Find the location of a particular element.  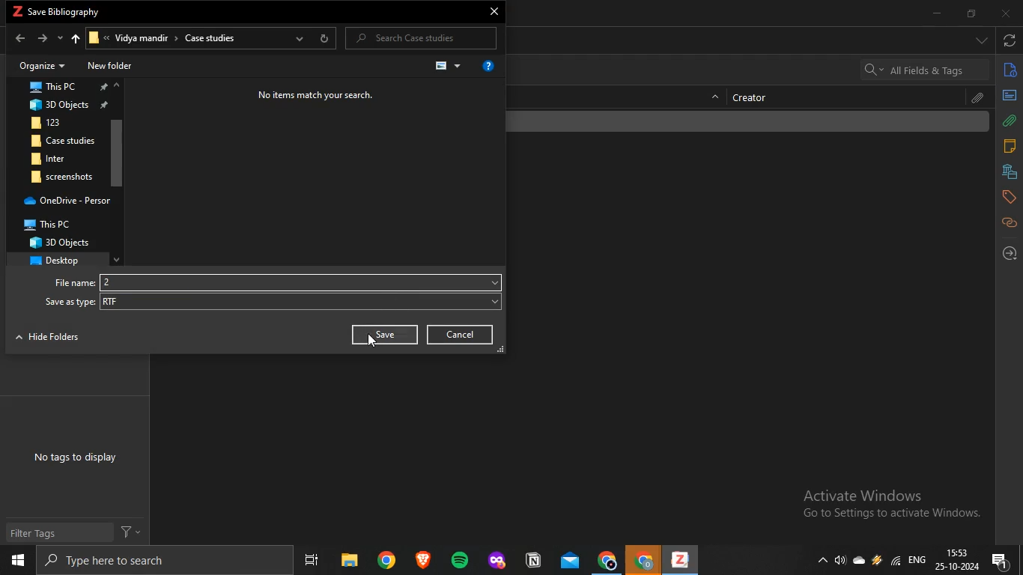

tags is located at coordinates (1010, 196).